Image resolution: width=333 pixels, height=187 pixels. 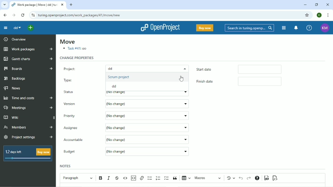 What do you see at coordinates (158, 178) in the screenshot?
I see `Numbered list` at bounding box center [158, 178].